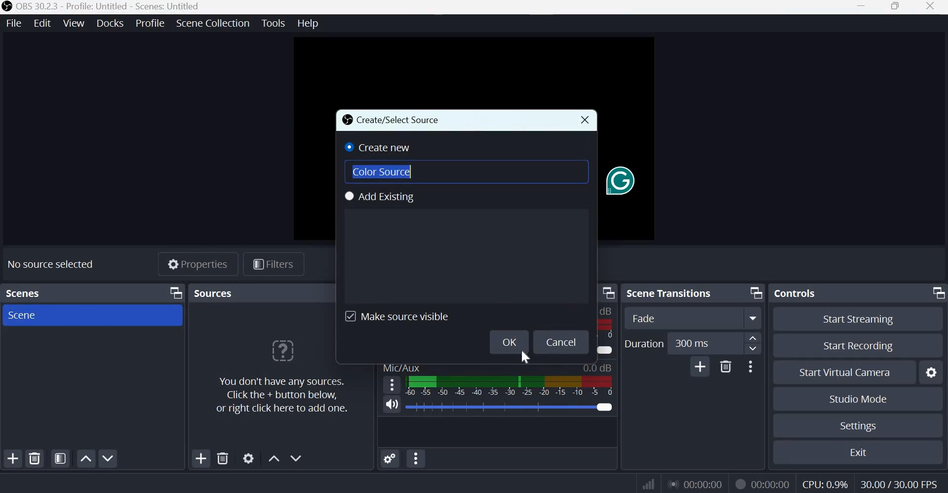  I want to click on More options, so click(750, 367).